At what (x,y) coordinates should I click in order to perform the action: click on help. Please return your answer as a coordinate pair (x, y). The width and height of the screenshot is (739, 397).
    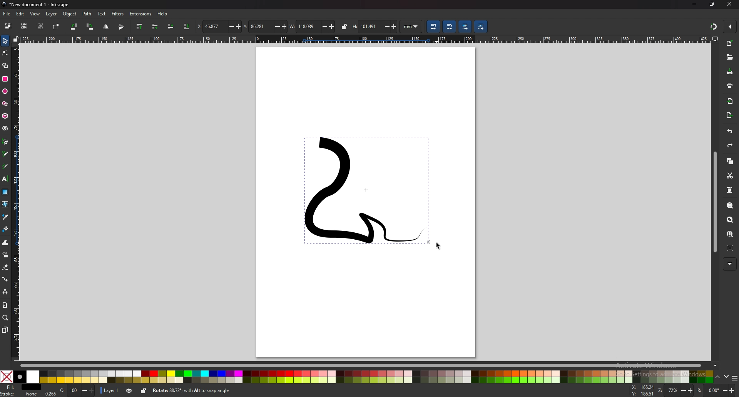
    Looking at the image, I should click on (162, 15).